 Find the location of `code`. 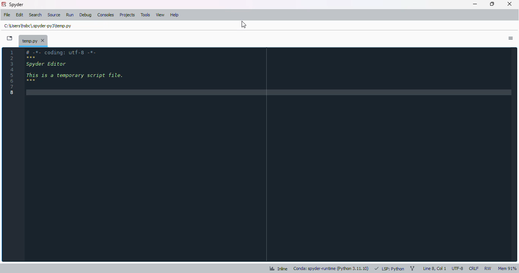

code is located at coordinates (78, 73).